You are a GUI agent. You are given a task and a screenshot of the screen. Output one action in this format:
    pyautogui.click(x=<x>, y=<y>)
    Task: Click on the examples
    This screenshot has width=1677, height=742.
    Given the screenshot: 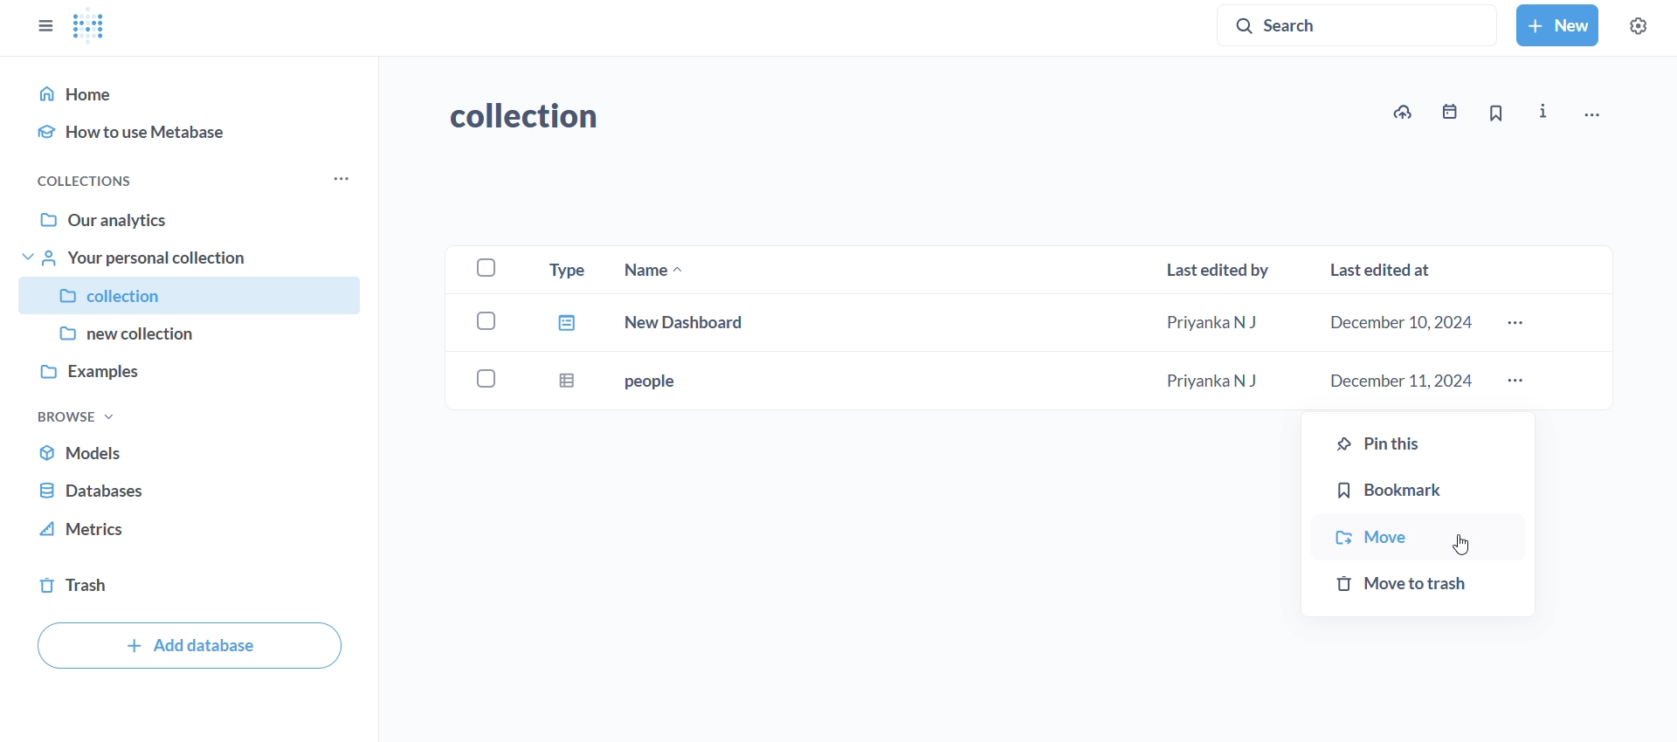 What is the action you would take?
    pyautogui.click(x=189, y=374)
    